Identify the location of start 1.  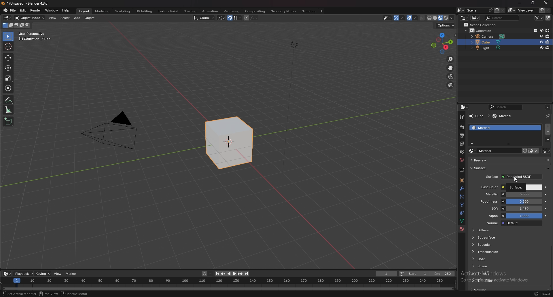
(414, 274).